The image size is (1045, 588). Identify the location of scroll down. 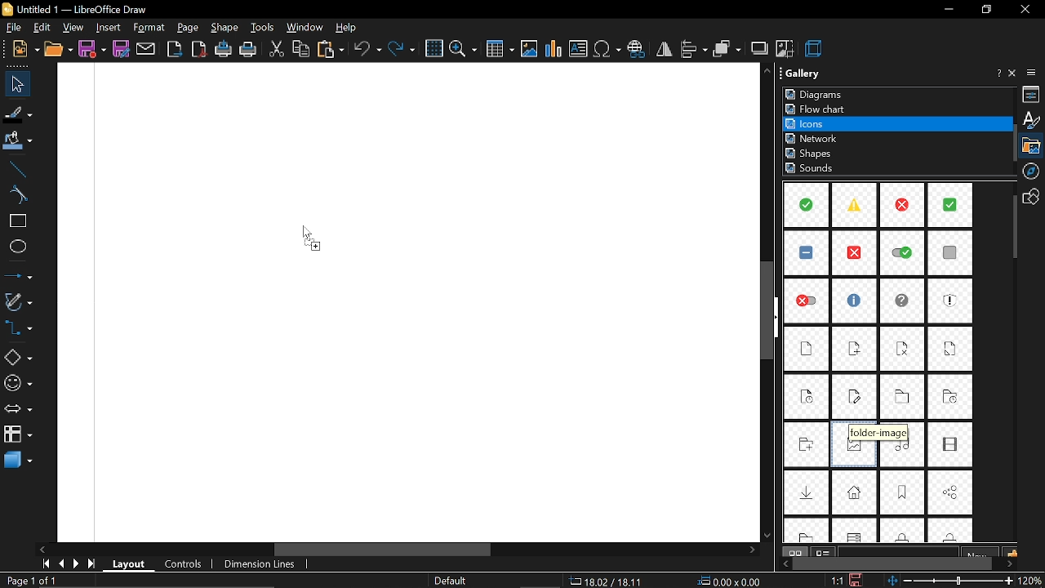
(768, 535).